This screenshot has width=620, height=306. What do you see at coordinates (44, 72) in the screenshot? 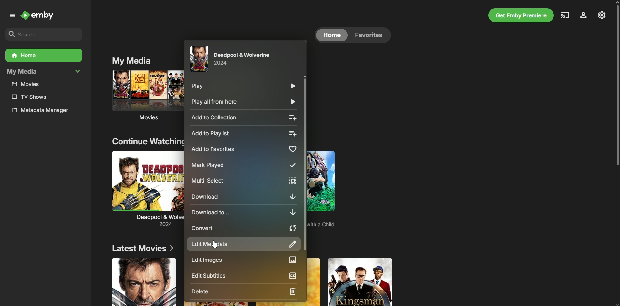
I see `My Media` at bounding box center [44, 72].